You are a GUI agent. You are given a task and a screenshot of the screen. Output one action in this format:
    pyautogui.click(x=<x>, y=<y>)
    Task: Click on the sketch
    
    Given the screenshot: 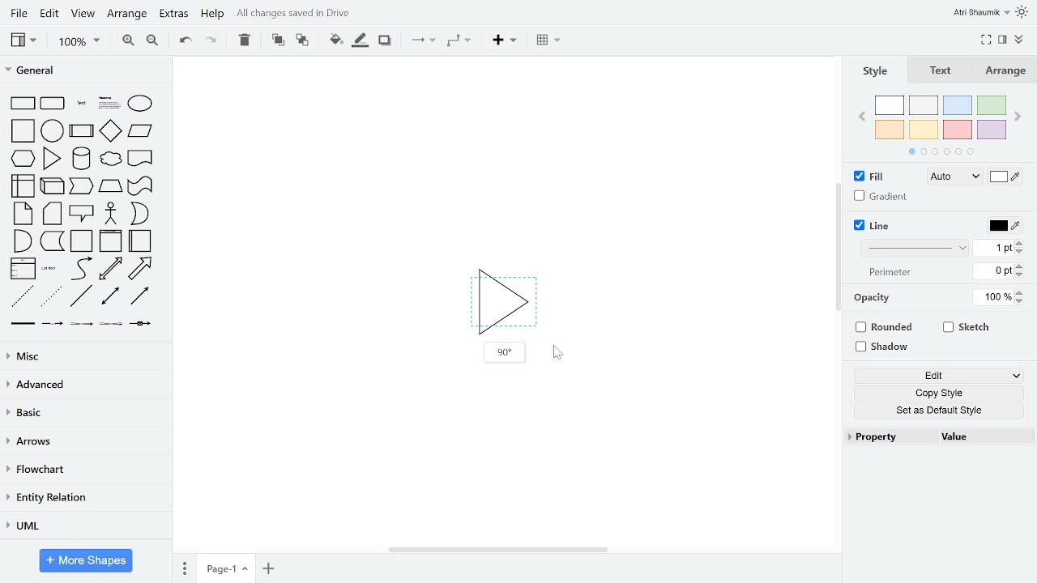 What is the action you would take?
    pyautogui.click(x=967, y=329)
    